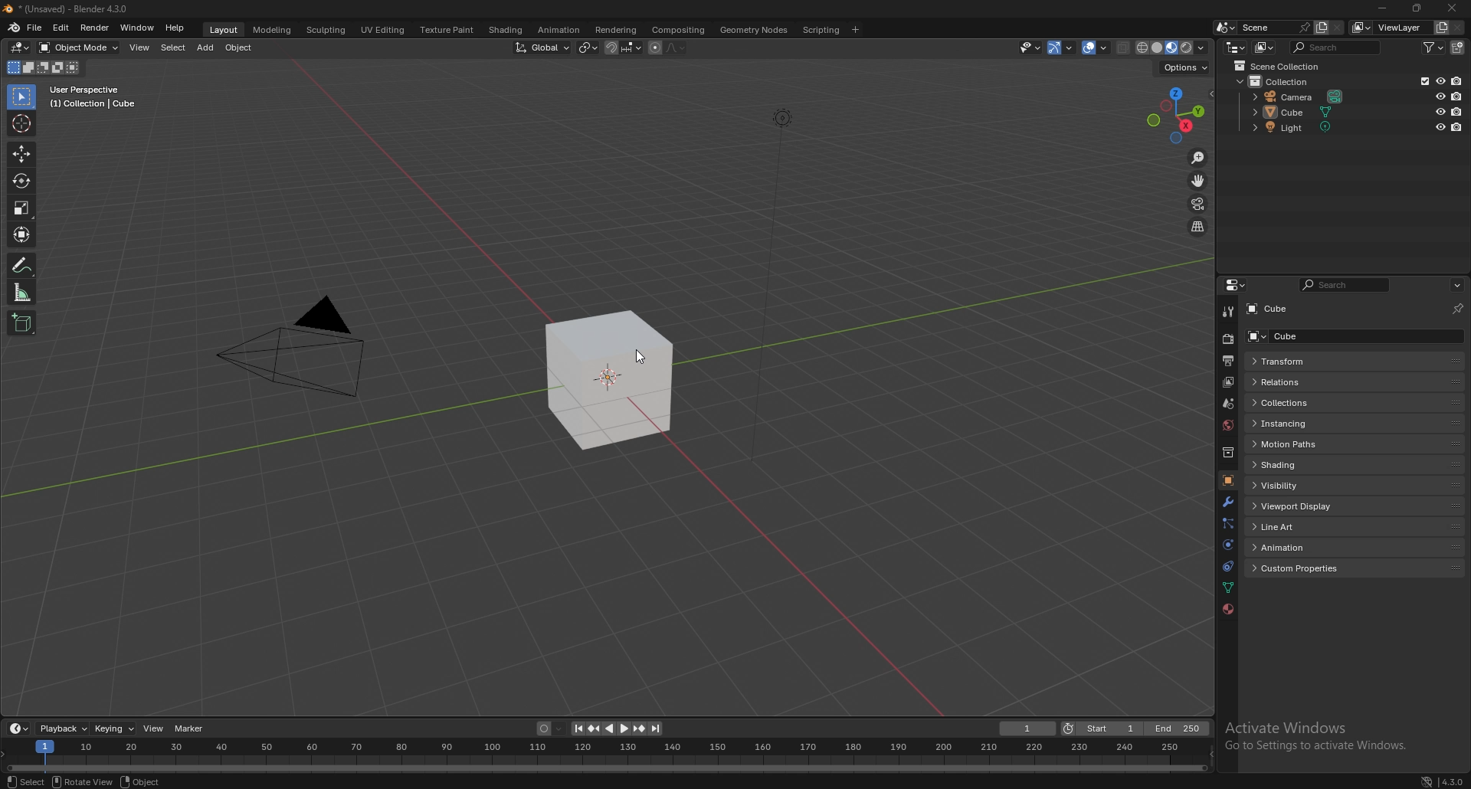 This screenshot has height=789, width=1471. What do you see at coordinates (1226, 545) in the screenshot?
I see `physics` at bounding box center [1226, 545].